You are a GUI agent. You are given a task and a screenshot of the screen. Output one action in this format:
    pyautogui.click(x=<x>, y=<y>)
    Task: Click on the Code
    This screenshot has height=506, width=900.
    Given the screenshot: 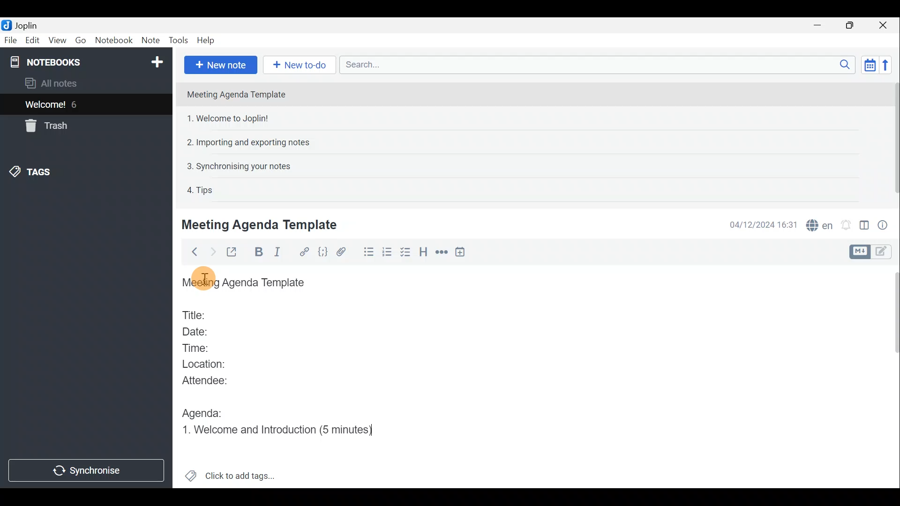 What is the action you would take?
    pyautogui.click(x=322, y=253)
    